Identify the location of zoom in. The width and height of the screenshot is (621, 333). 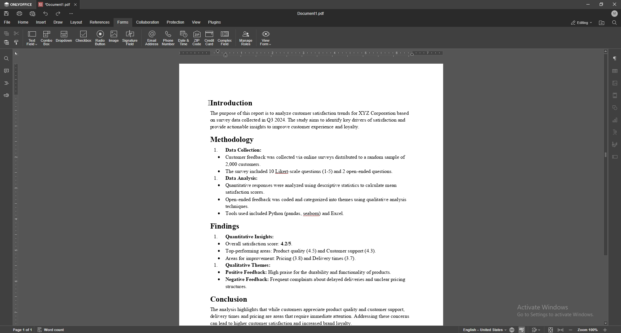
(605, 330).